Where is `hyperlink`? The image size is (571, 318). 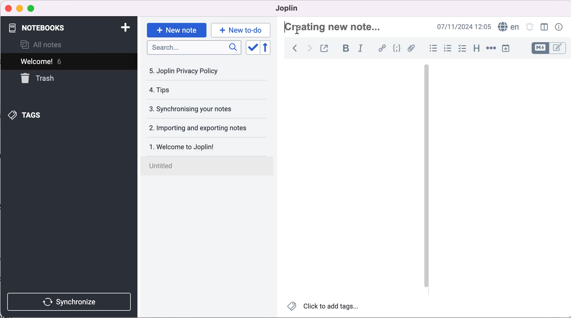 hyperlink is located at coordinates (380, 48).